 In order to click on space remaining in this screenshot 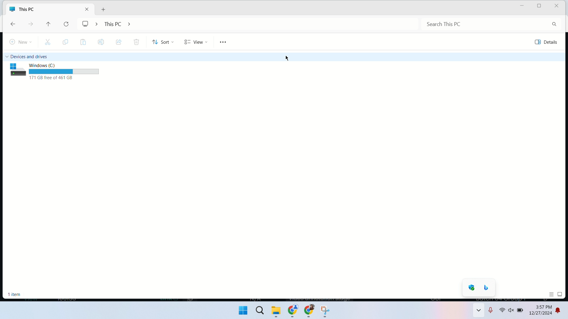, I will do `click(65, 71)`.